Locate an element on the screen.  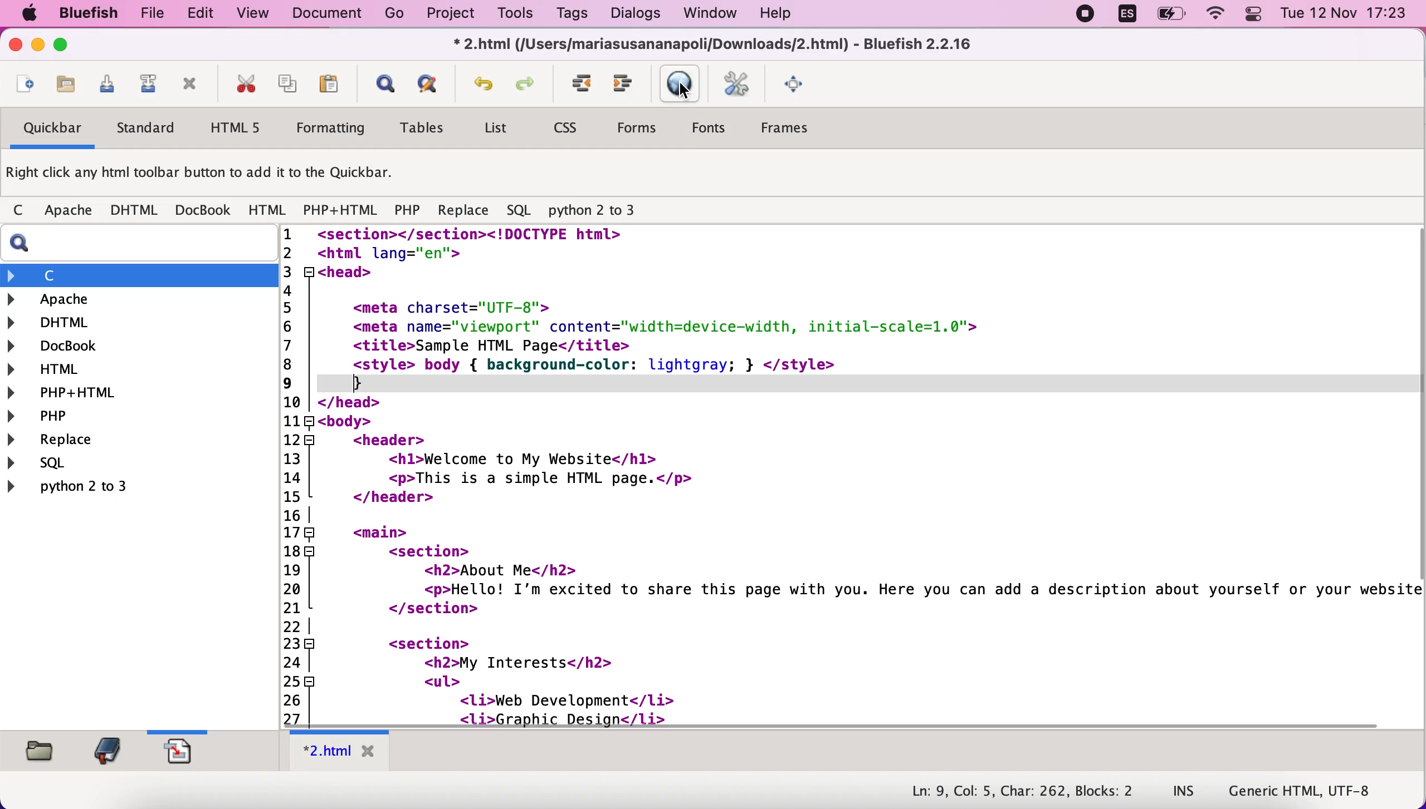
help is located at coordinates (790, 14).